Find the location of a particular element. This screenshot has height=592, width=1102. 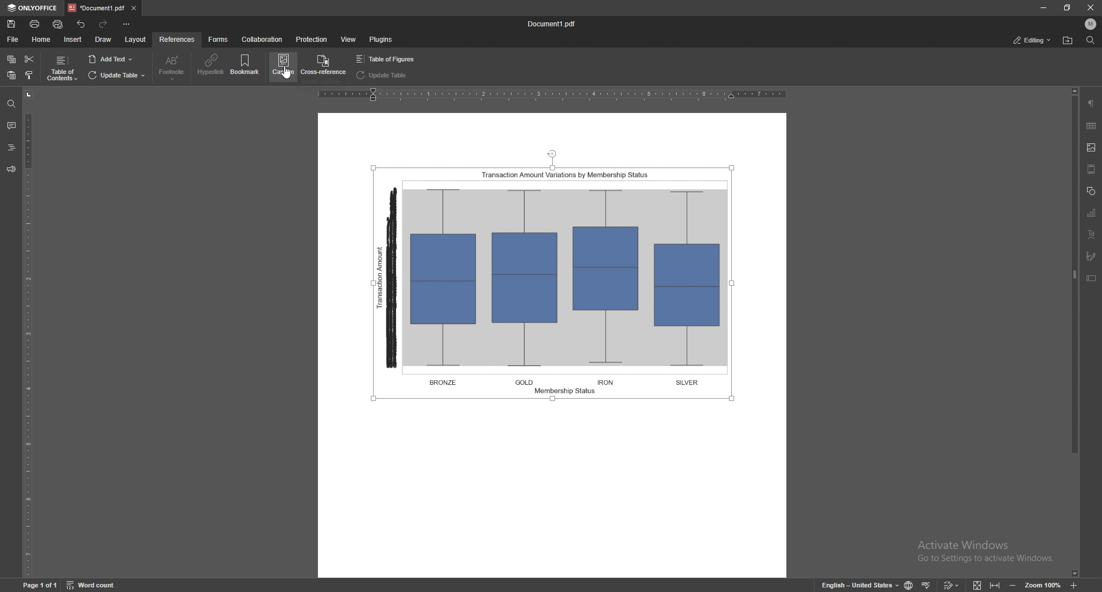

view is located at coordinates (349, 39).